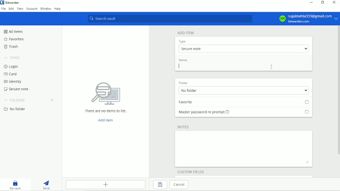 The width and height of the screenshot is (340, 191). I want to click on Search vault, so click(169, 19).